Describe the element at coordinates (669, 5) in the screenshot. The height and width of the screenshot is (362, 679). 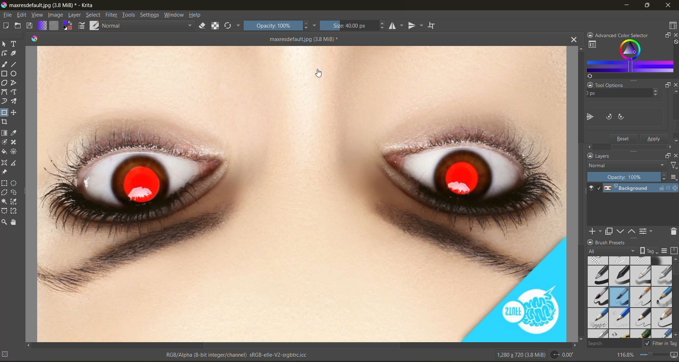
I see `close` at that location.